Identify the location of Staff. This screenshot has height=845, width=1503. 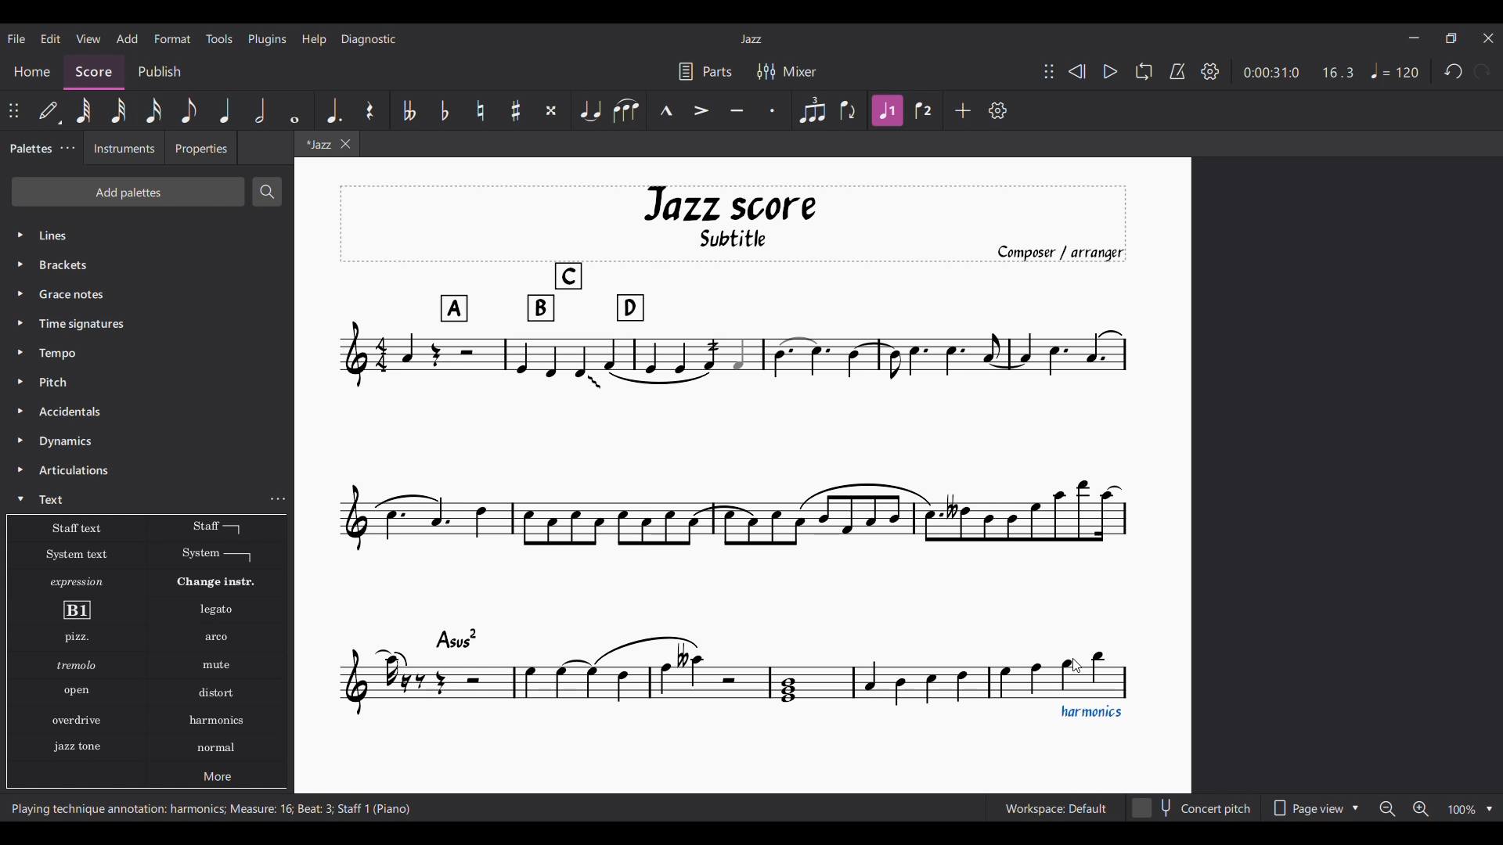
(216, 527).